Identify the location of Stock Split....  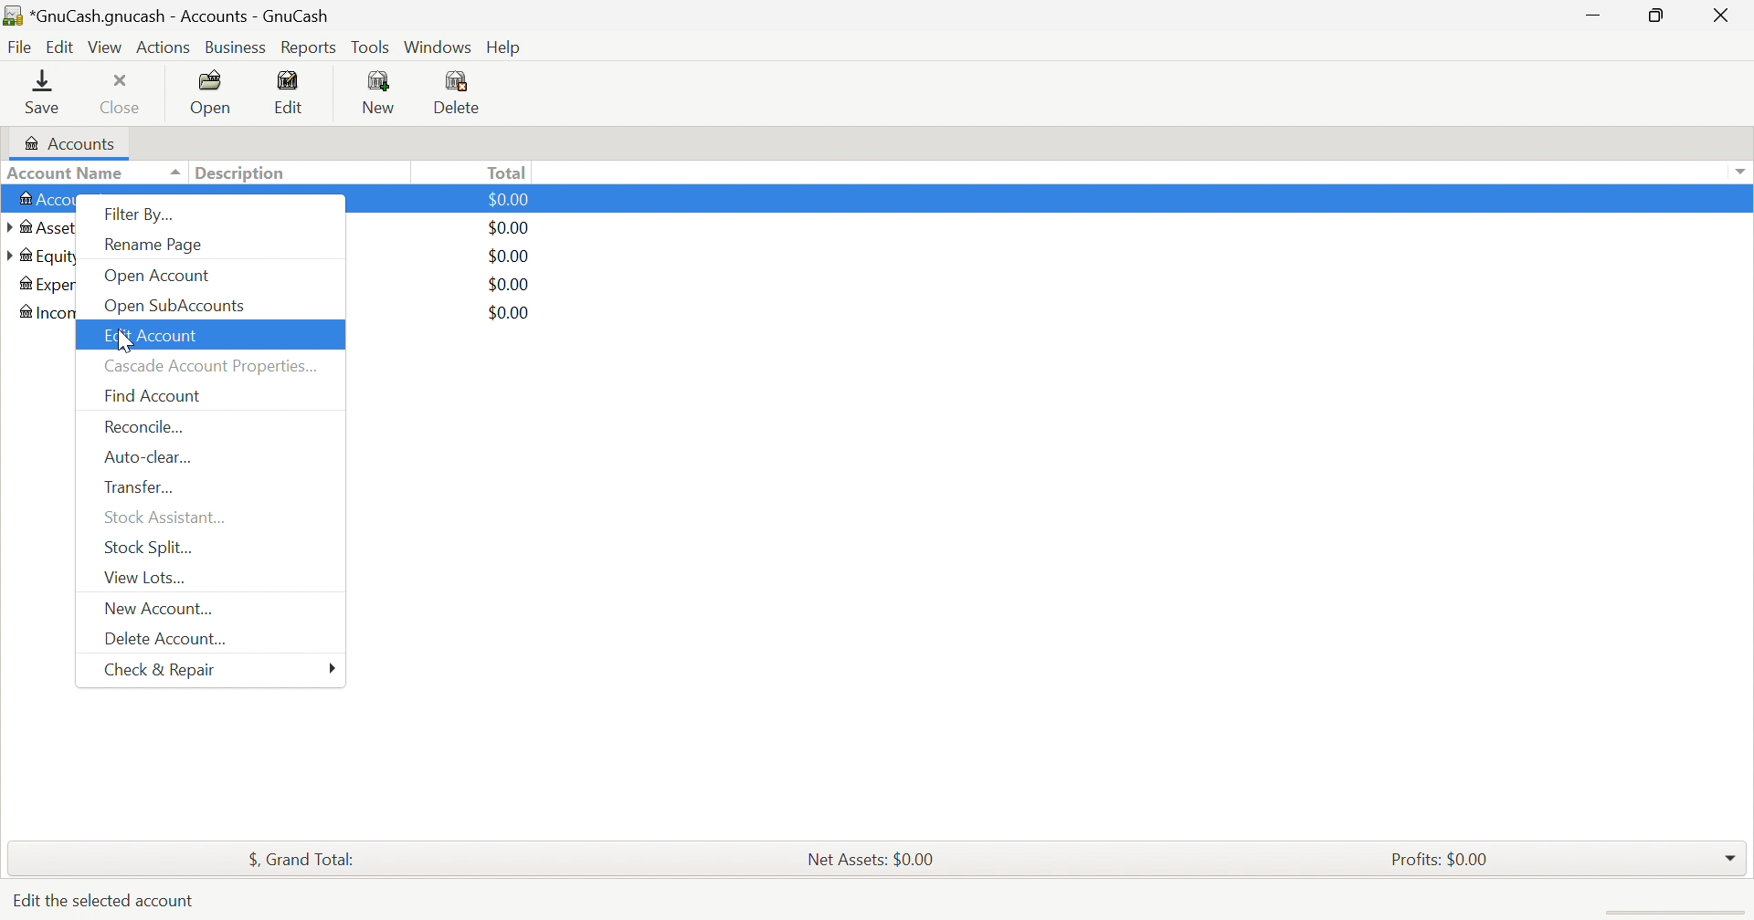
(150, 548).